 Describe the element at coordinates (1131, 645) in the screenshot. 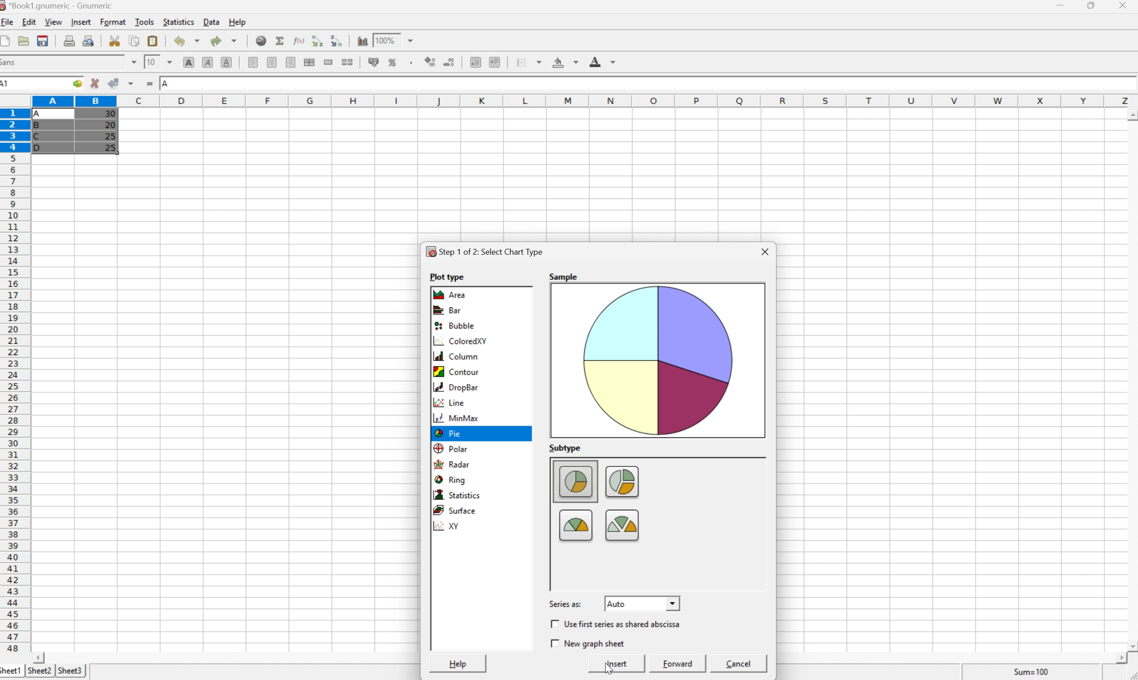

I see `Scroll Down` at that location.